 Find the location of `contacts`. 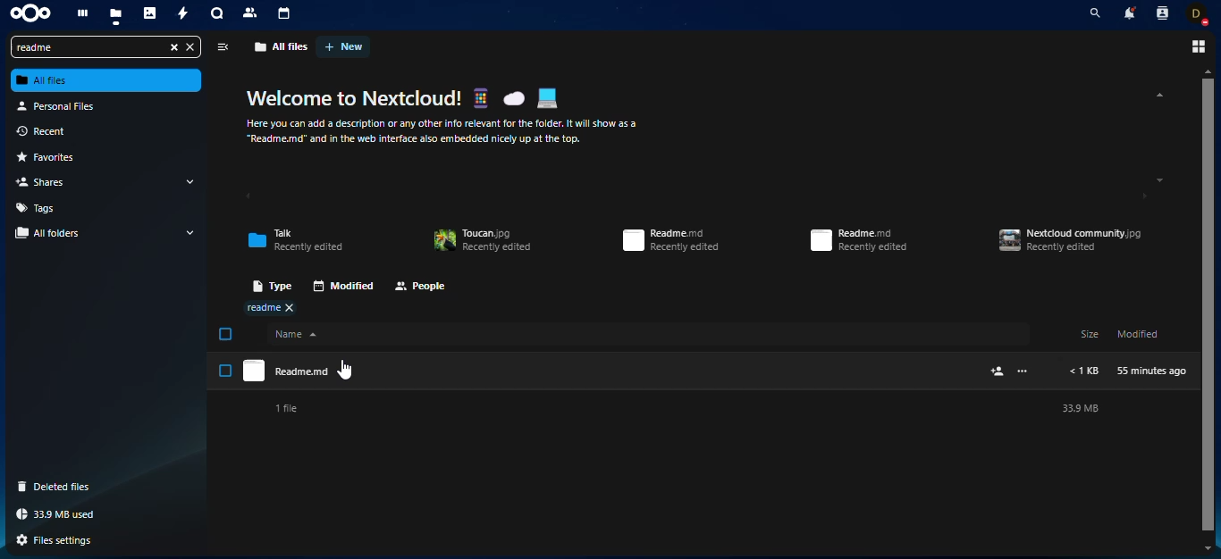

contacts is located at coordinates (1161, 13).